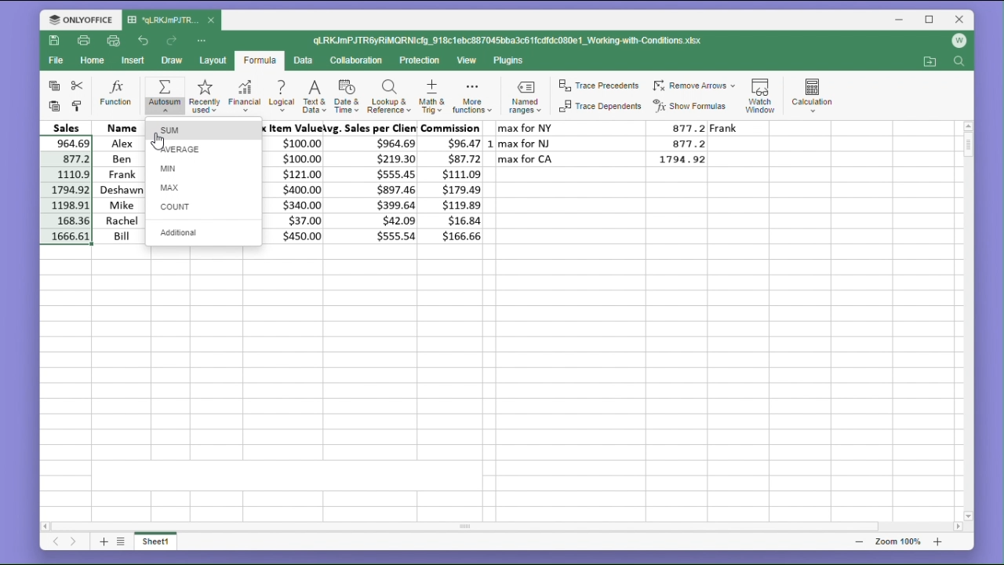 This screenshot has width=1004, height=565. I want to click on cursor, so click(161, 143).